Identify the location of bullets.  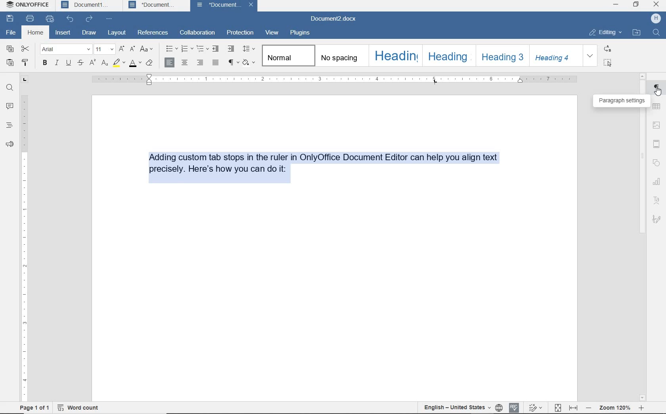
(170, 48).